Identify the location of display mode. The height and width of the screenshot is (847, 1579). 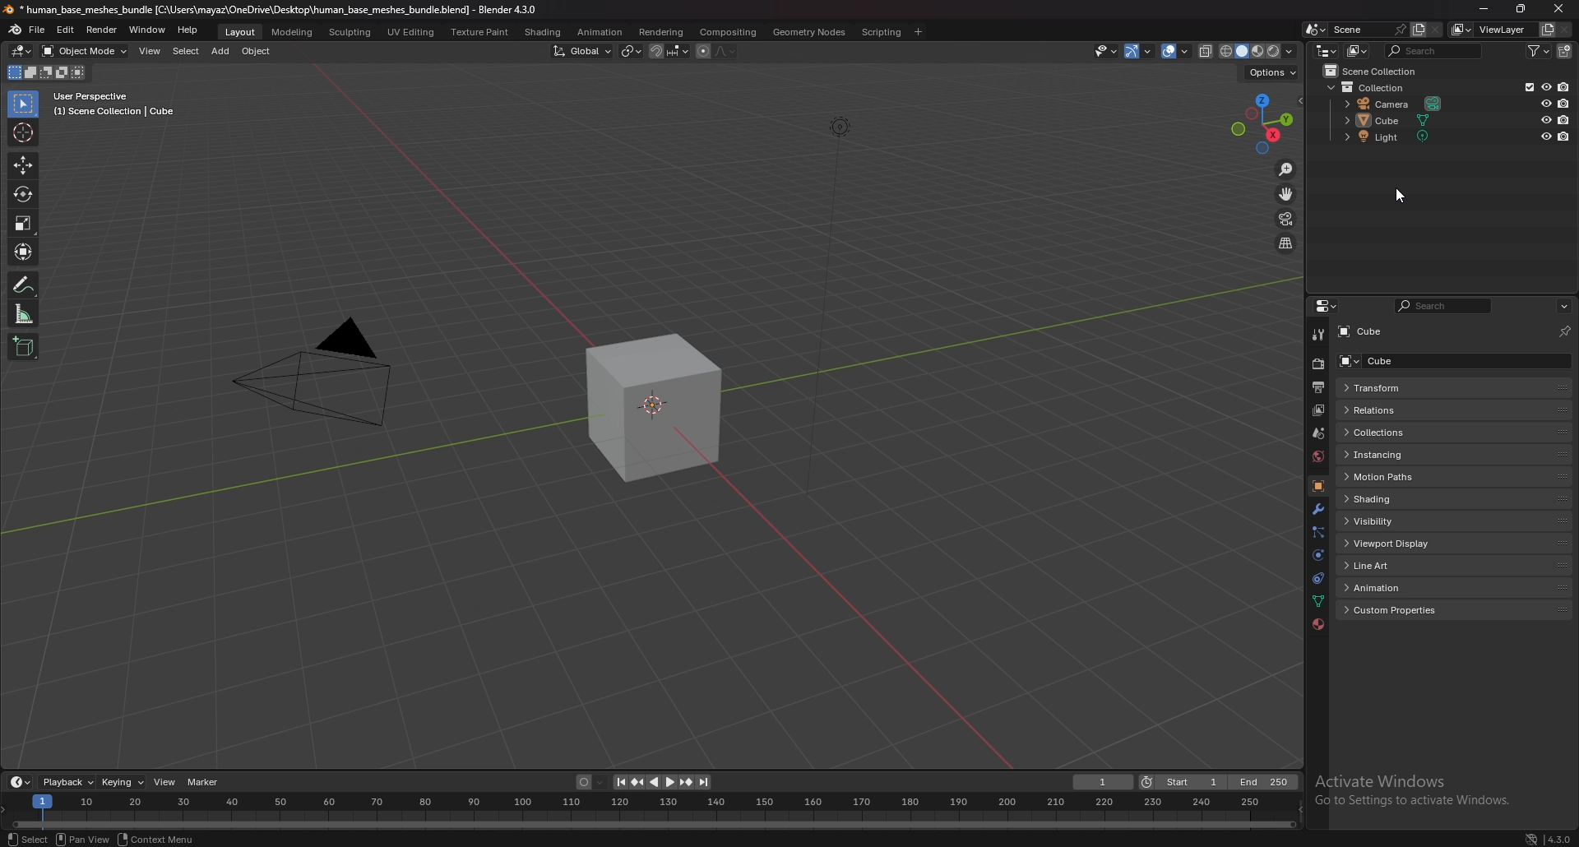
(1359, 50).